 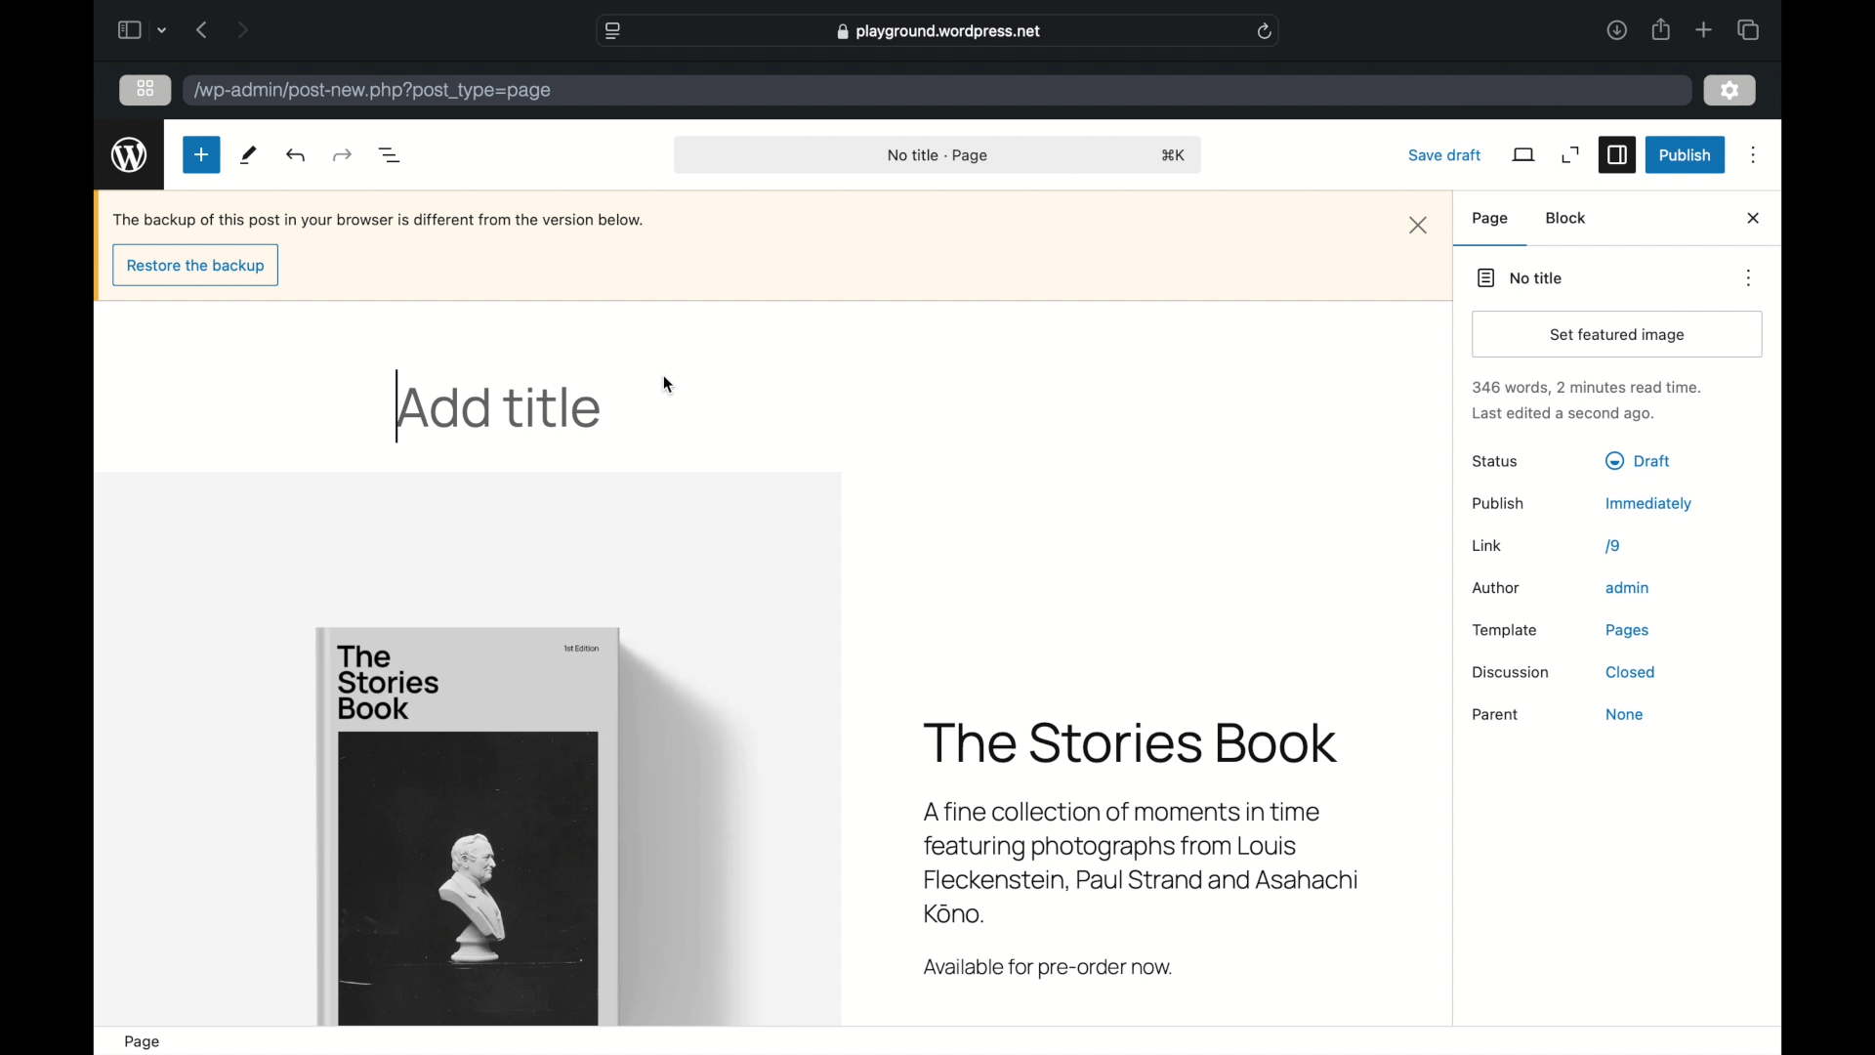 What do you see at coordinates (1150, 822) in the screenshot?
I see `The Stories Book
Afine collection of moments in time
featuring photographs from Louis
Fleckenstein, Paul Strand and Asahachi
Kono.` at bounding box center [1150, 822].